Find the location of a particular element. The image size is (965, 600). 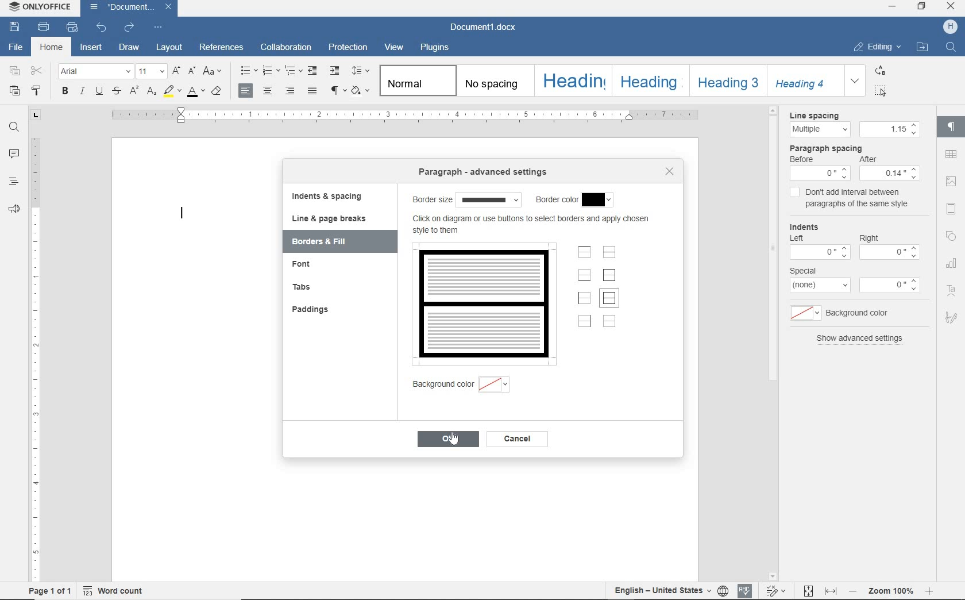

Paragraph Spacing: Before 0, After:0.14 is located at coordinates (850, 163).